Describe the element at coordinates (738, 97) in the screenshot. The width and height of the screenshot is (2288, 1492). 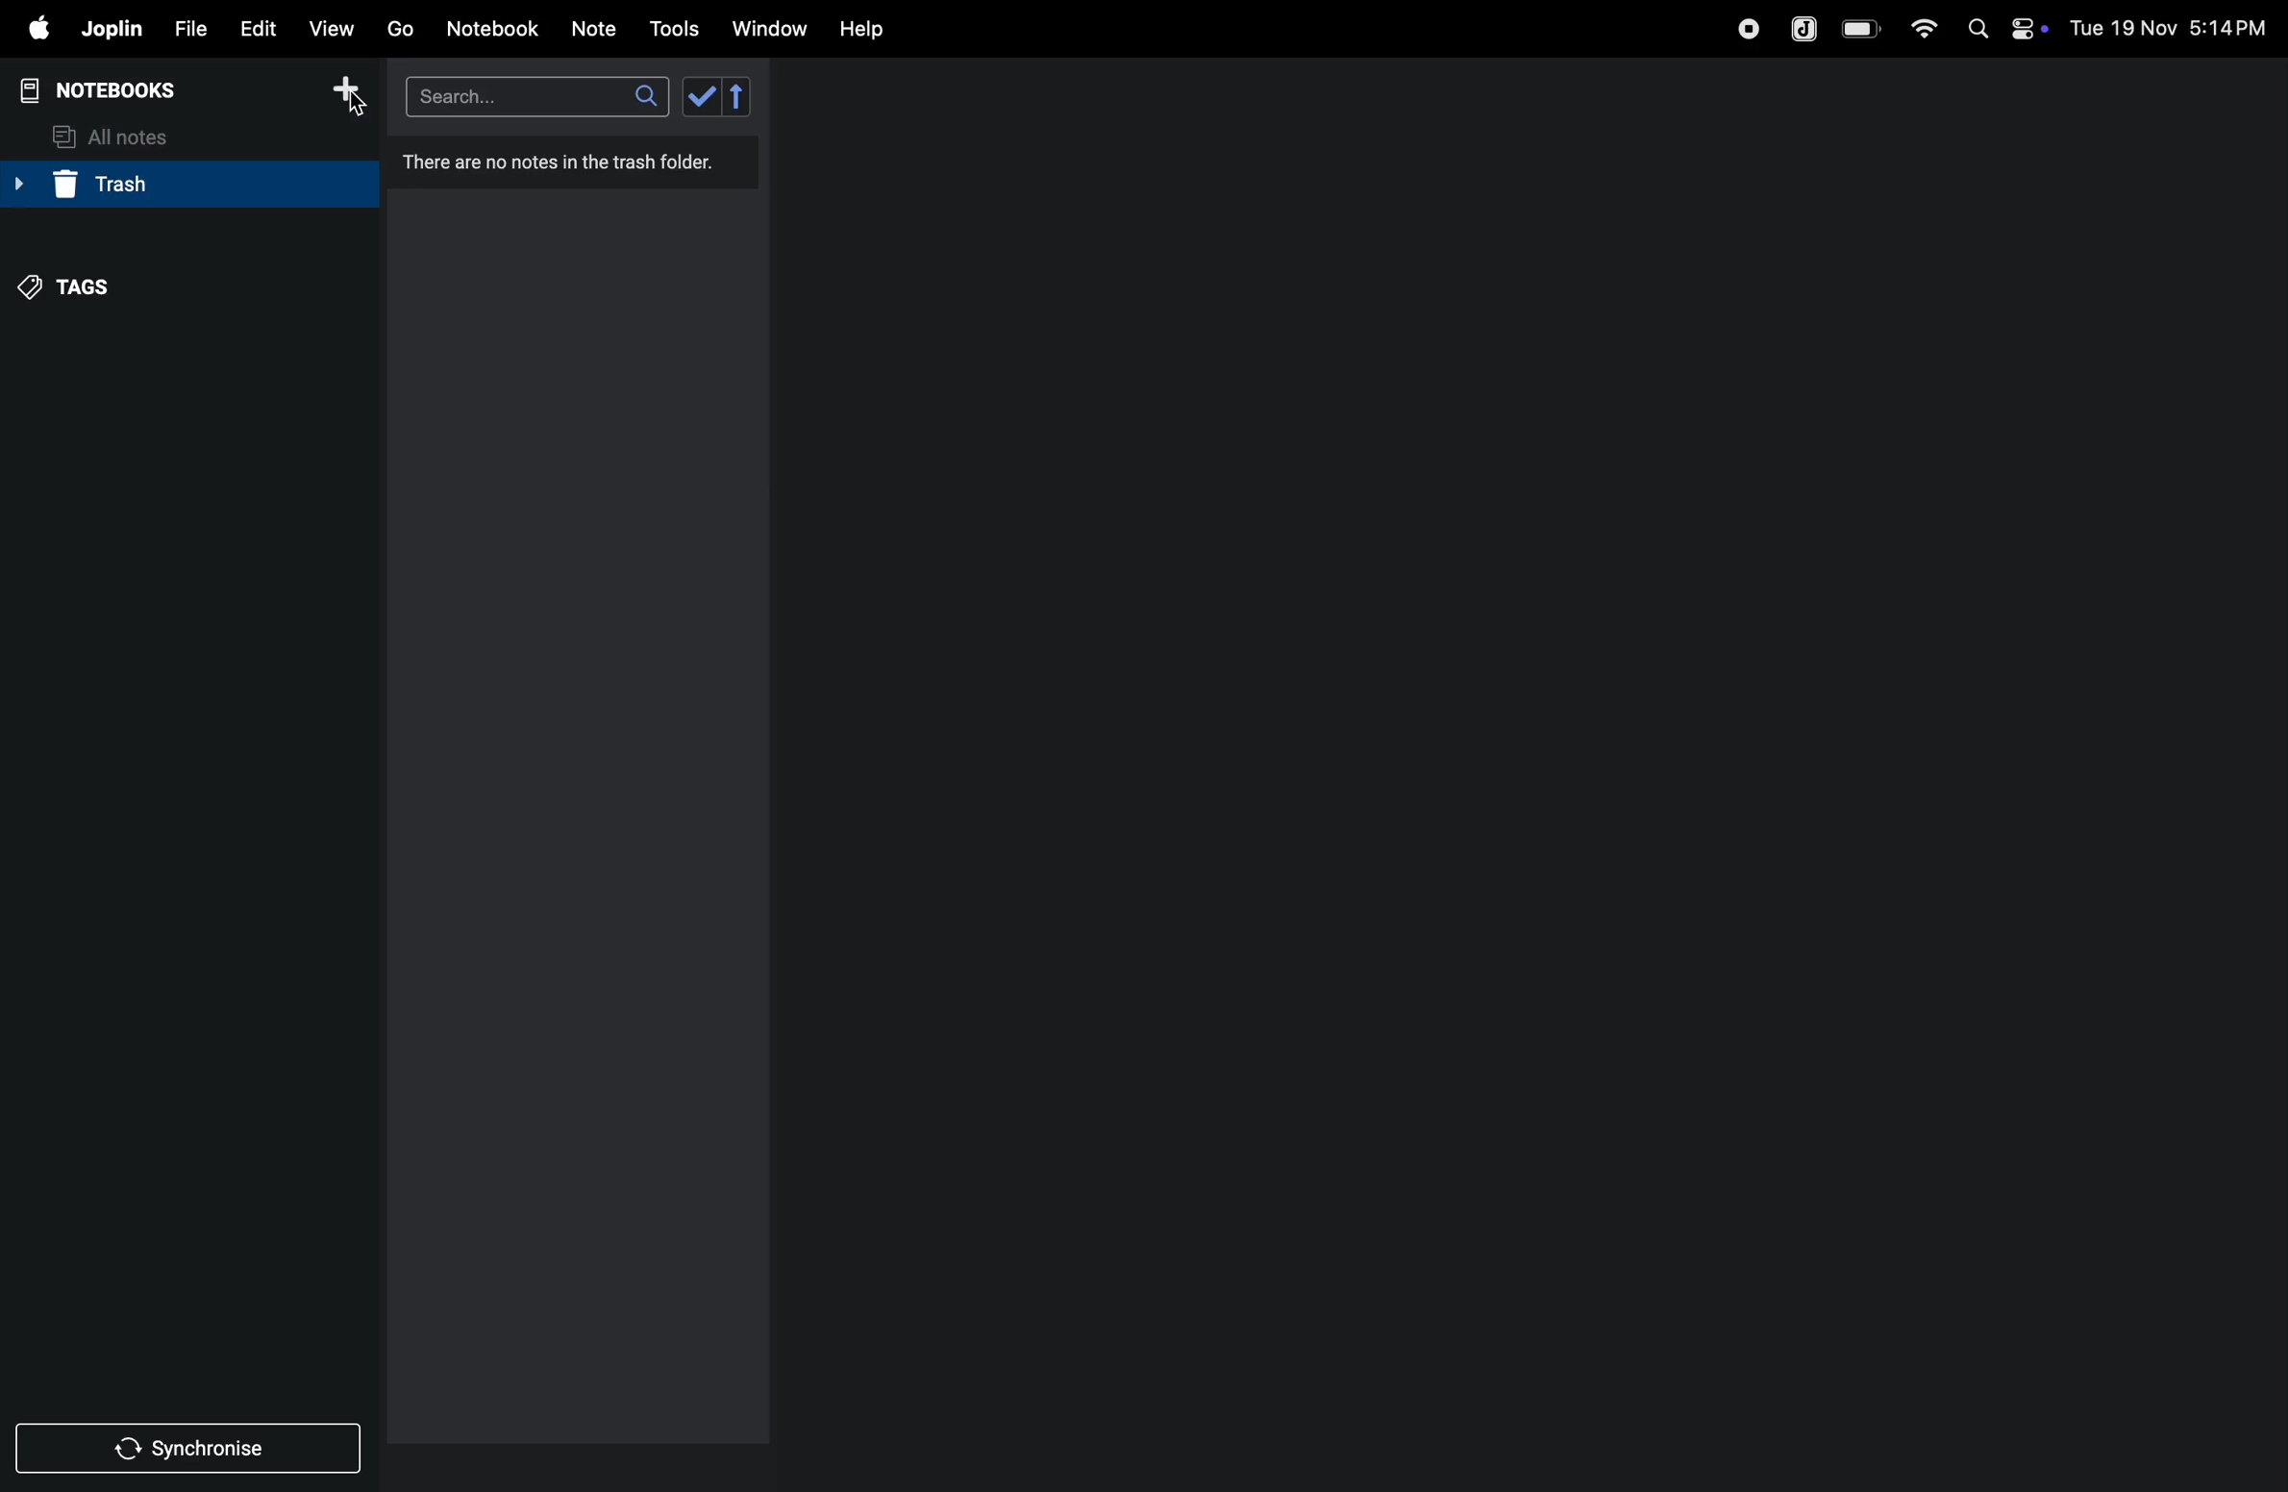
I see `reverse sort order` at that location.